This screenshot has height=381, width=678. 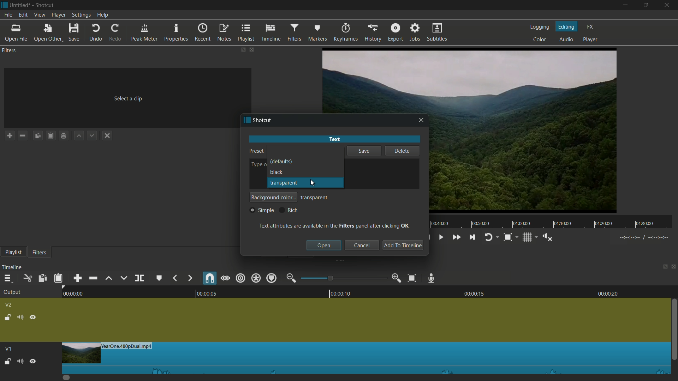 I want to click on settings menu, so click(x=81, y=15).